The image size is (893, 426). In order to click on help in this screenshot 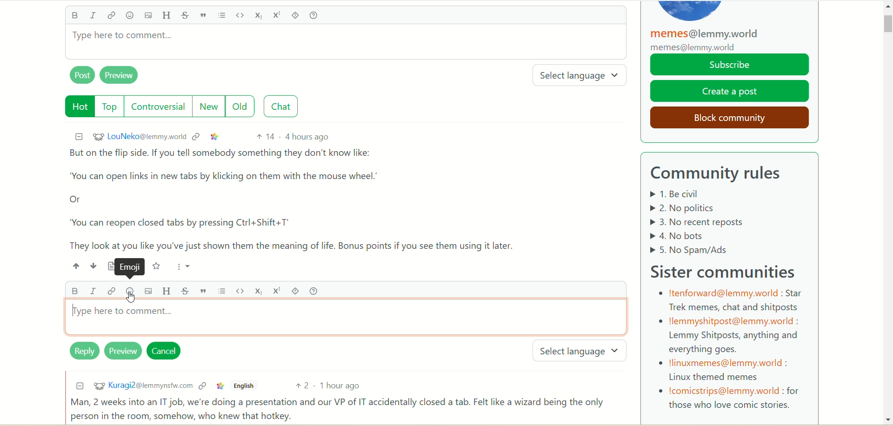, I will do `click(313, 290)`.